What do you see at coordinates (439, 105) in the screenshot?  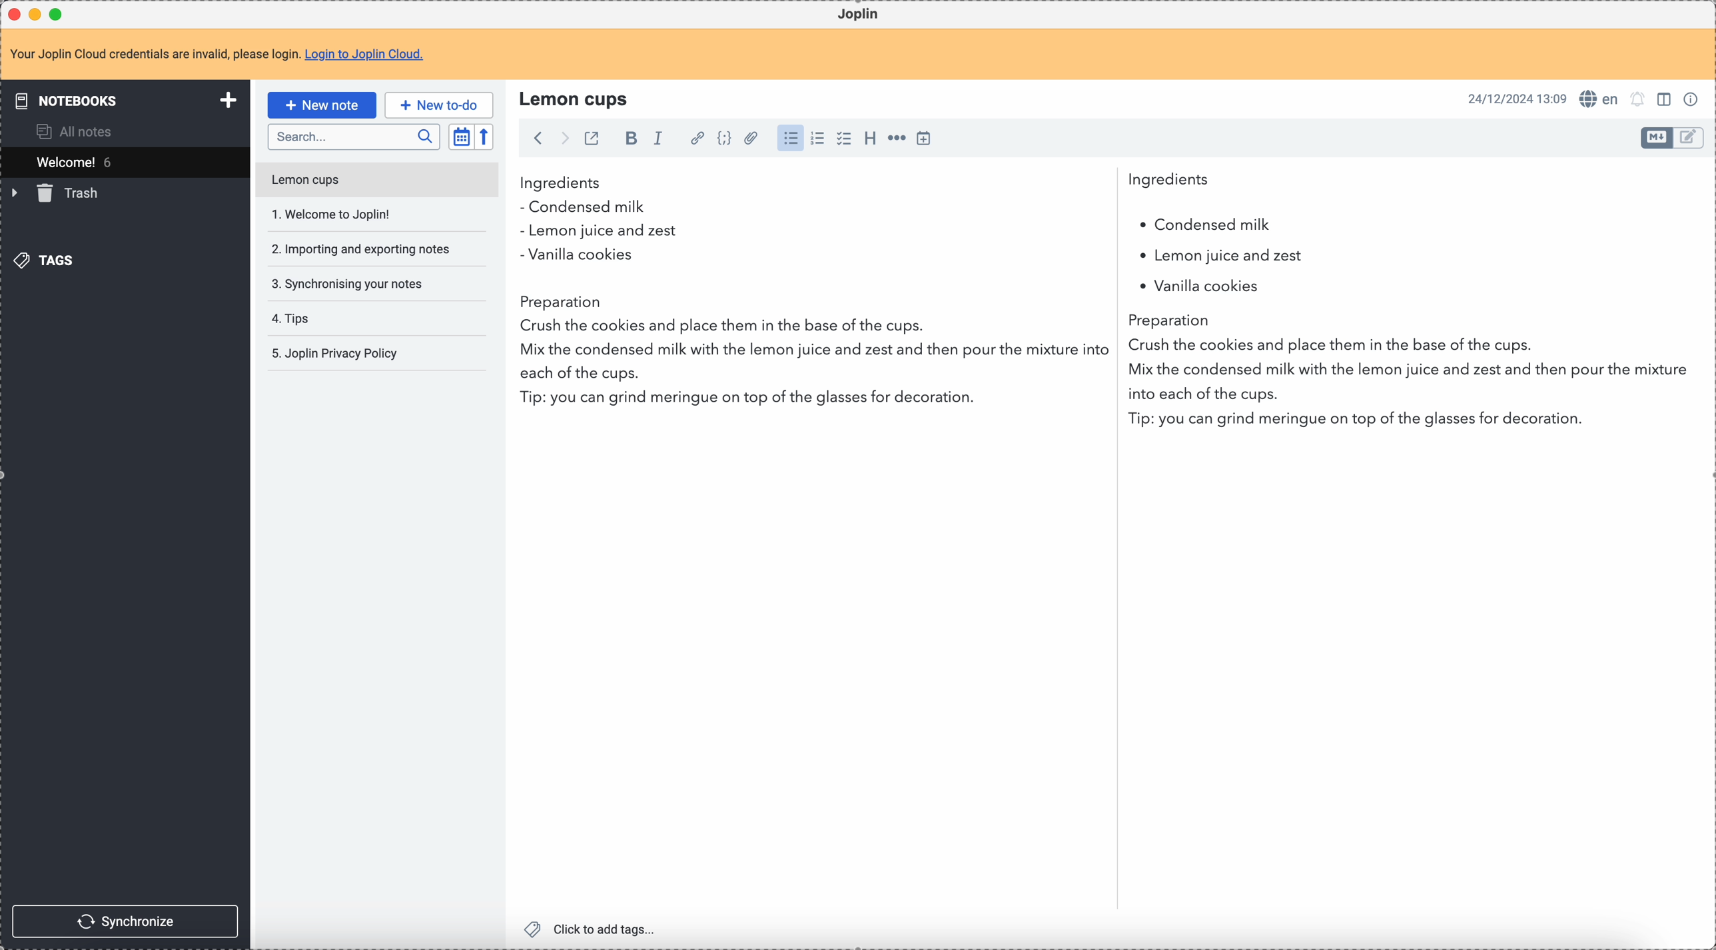 I see `new to-do` at bounding box center [439, 105].